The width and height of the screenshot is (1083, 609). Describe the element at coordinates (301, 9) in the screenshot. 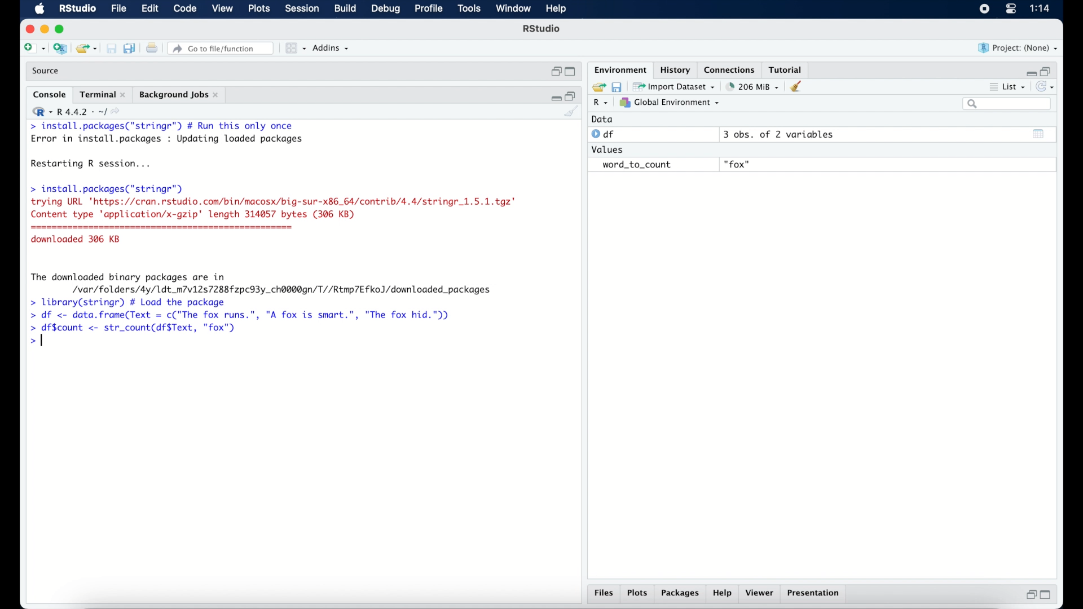

I see `session` at that location.